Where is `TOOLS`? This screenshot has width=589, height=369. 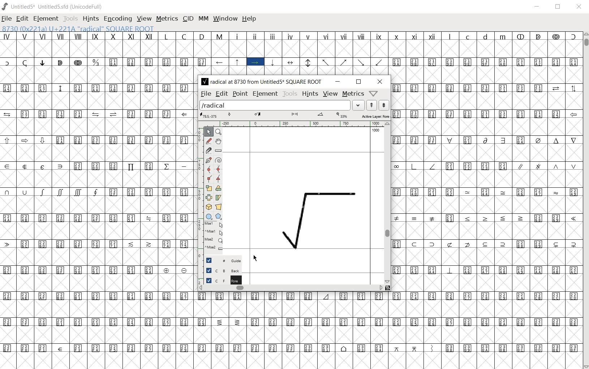
TOOLS is located at coordinates (70, 19).